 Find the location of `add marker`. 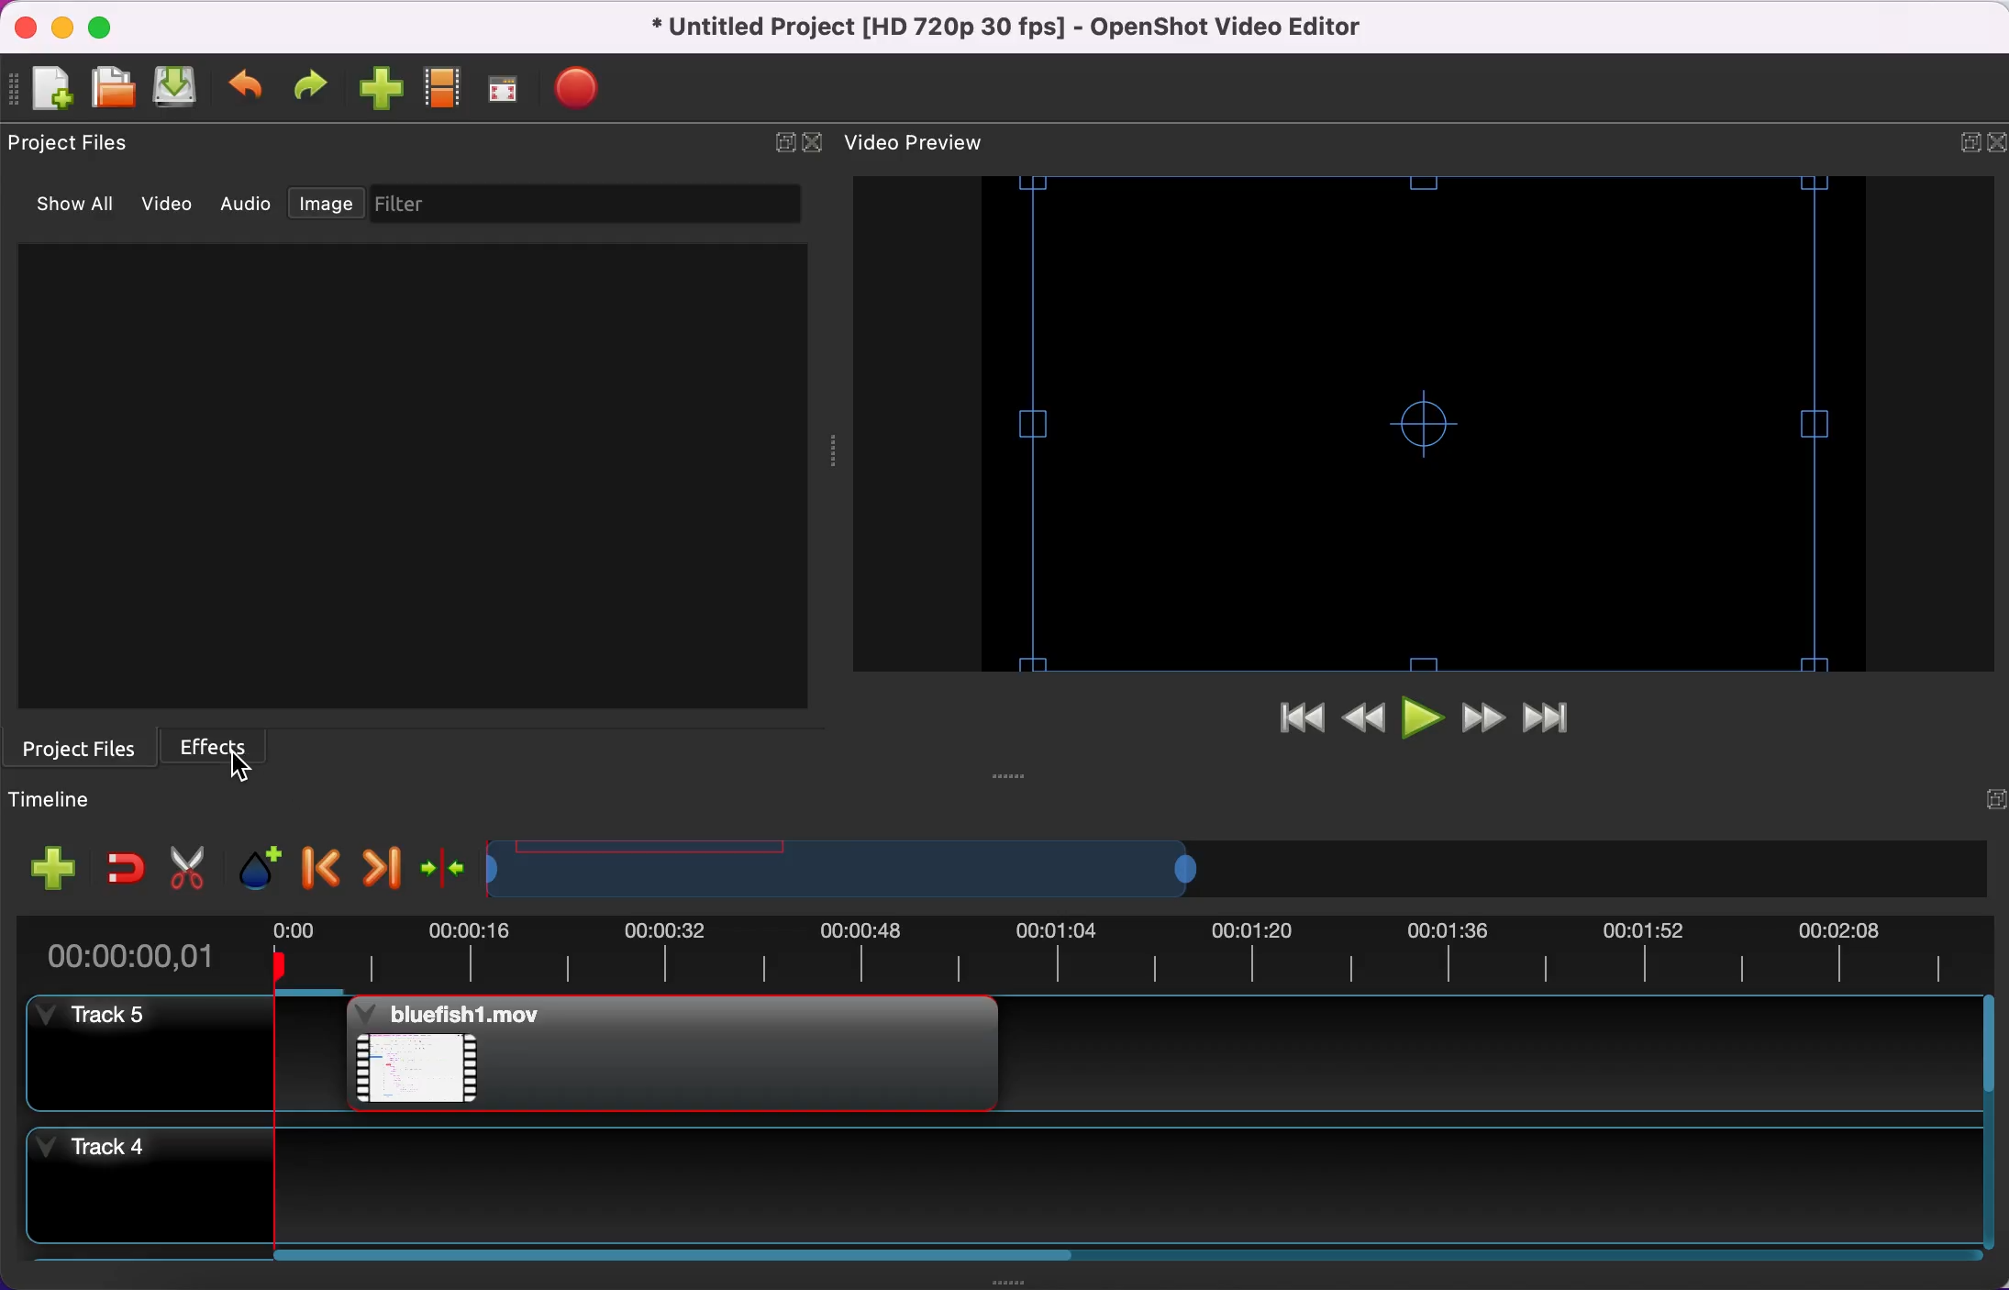

add marker is located at coordinates (253, 865).